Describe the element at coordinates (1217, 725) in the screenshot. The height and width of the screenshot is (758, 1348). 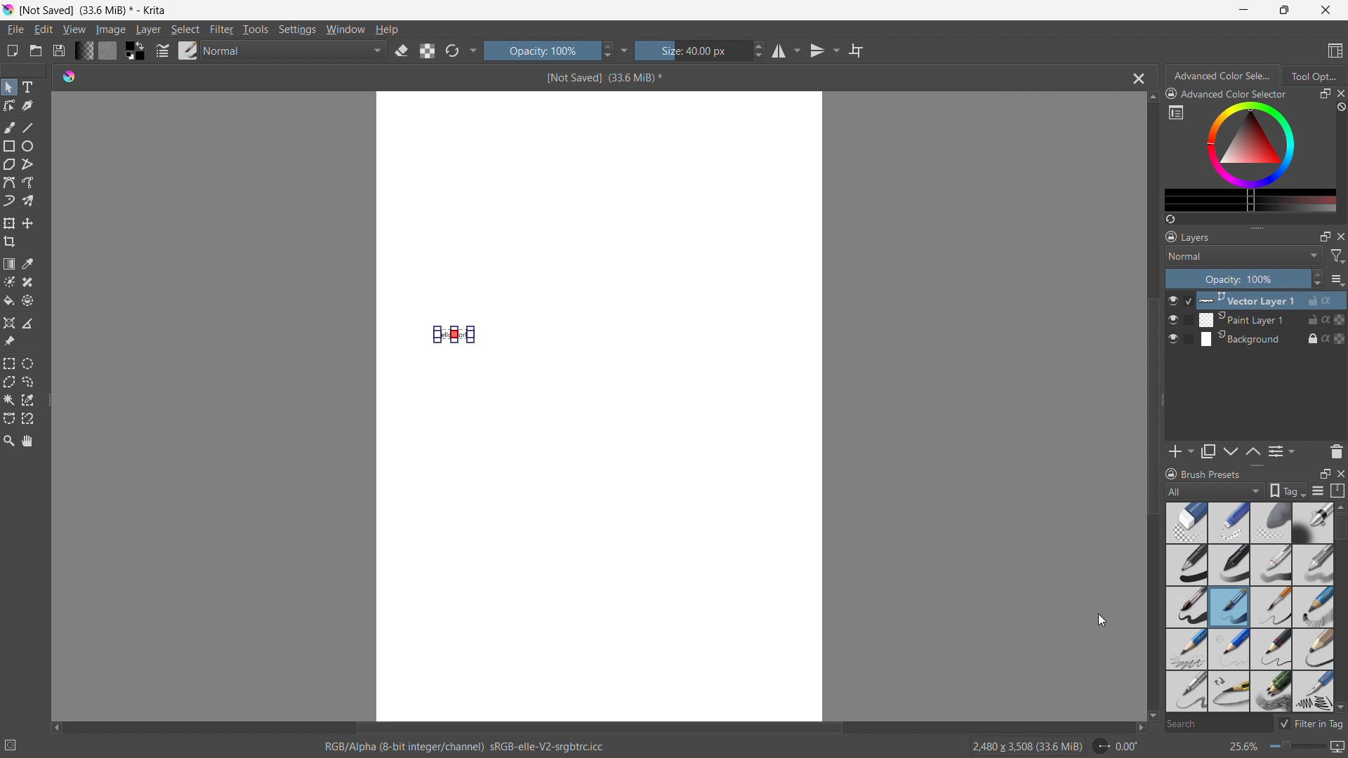
I see `search` at that location.